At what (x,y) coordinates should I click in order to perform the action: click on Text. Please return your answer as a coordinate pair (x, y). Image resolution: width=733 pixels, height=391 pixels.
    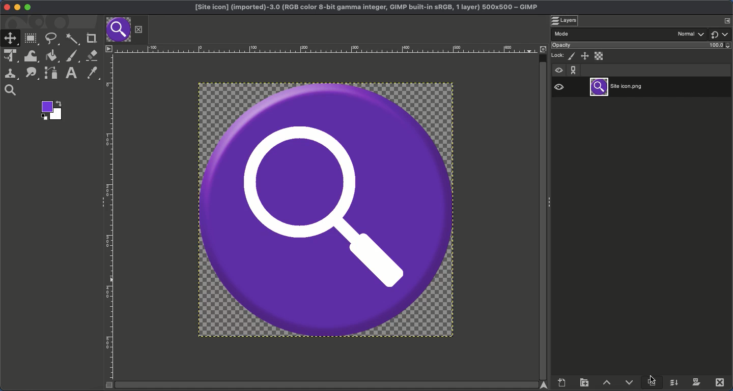
    Looking at the image, I should click on (70, 74).